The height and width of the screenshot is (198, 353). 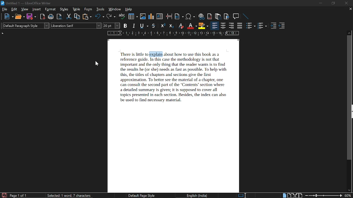 What do you see at coordinates (192, 26) in the screenshot?
I see `text color` at bounding box center [192, 26].